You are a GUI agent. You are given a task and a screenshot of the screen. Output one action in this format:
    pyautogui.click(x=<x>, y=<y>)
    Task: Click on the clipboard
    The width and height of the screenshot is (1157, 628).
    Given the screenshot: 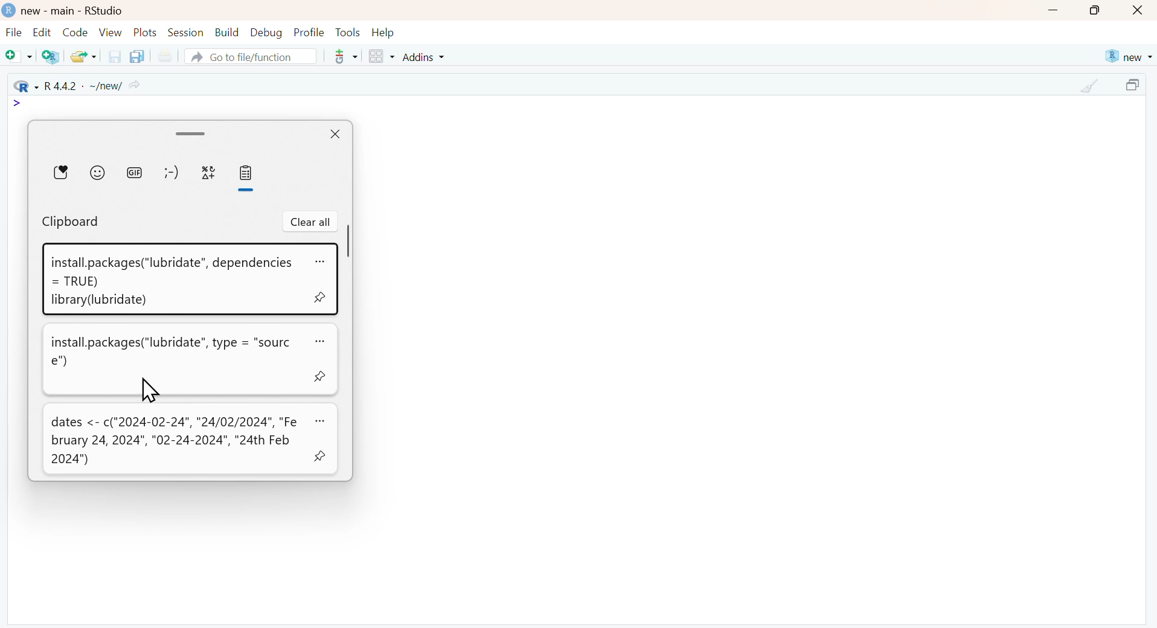 What is the action you would take?
    pyautogui.click(x=247, y=173)
    